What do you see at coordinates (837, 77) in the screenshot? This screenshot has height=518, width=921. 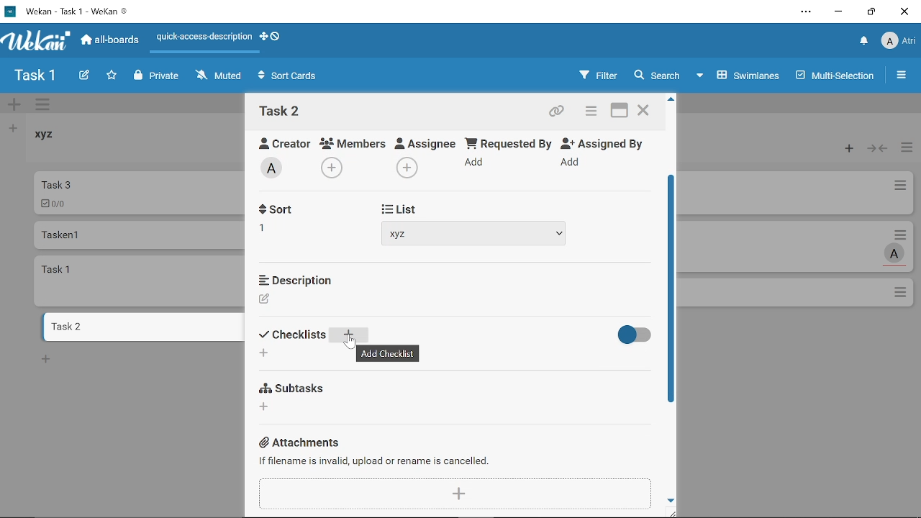 I see `Multilanes` at bounding box center [837, 77].